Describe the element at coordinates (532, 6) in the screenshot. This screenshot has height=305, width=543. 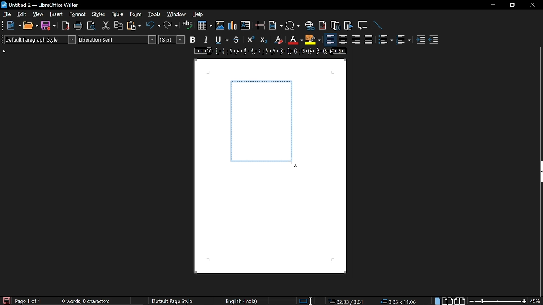
I see `close` at that location.